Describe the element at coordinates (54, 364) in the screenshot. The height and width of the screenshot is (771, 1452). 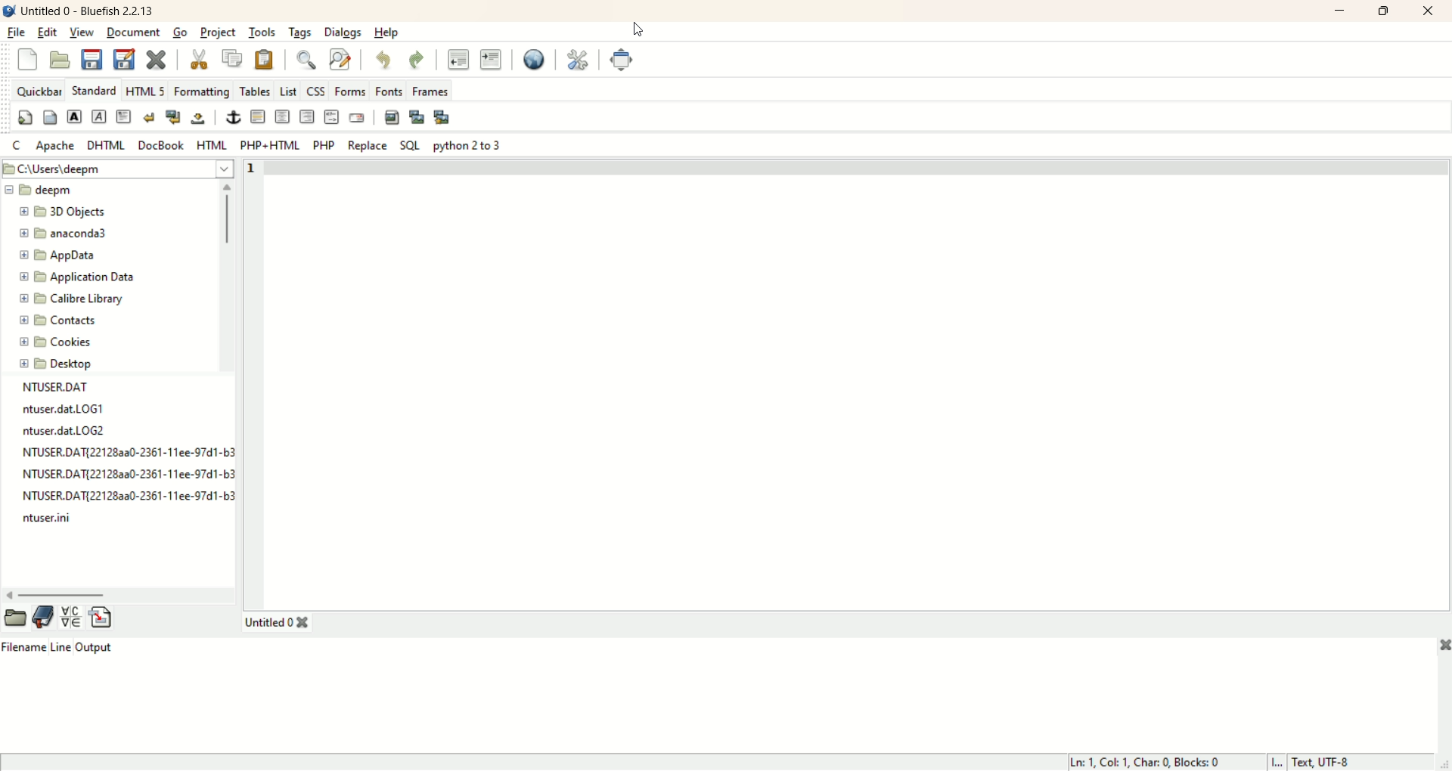
I see `desktop` at that location.